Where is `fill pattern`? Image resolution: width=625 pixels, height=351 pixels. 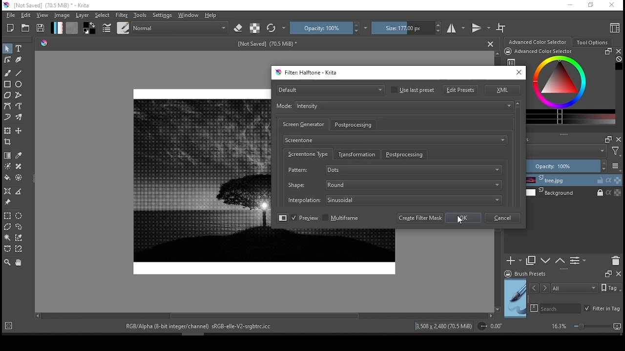
fill pattern is located at coordinates (72, 28).